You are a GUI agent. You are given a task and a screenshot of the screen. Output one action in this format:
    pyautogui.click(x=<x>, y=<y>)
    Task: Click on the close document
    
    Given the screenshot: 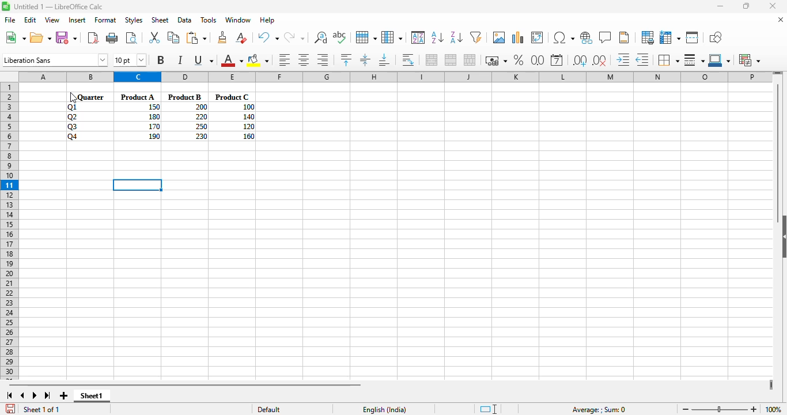 What is the action you would take?
    pyautogui.click(x=781, y=19)
    